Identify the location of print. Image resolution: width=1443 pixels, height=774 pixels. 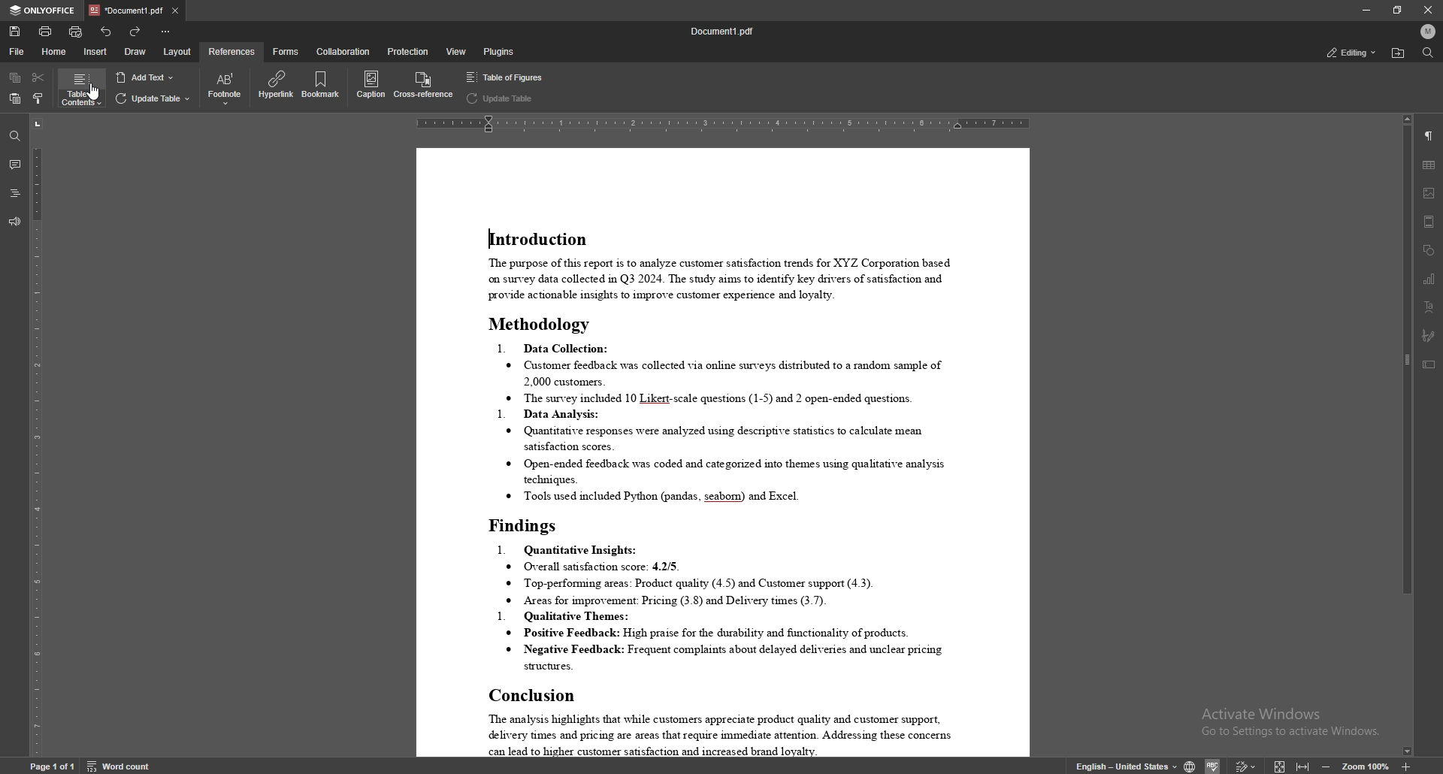
(46, 31).